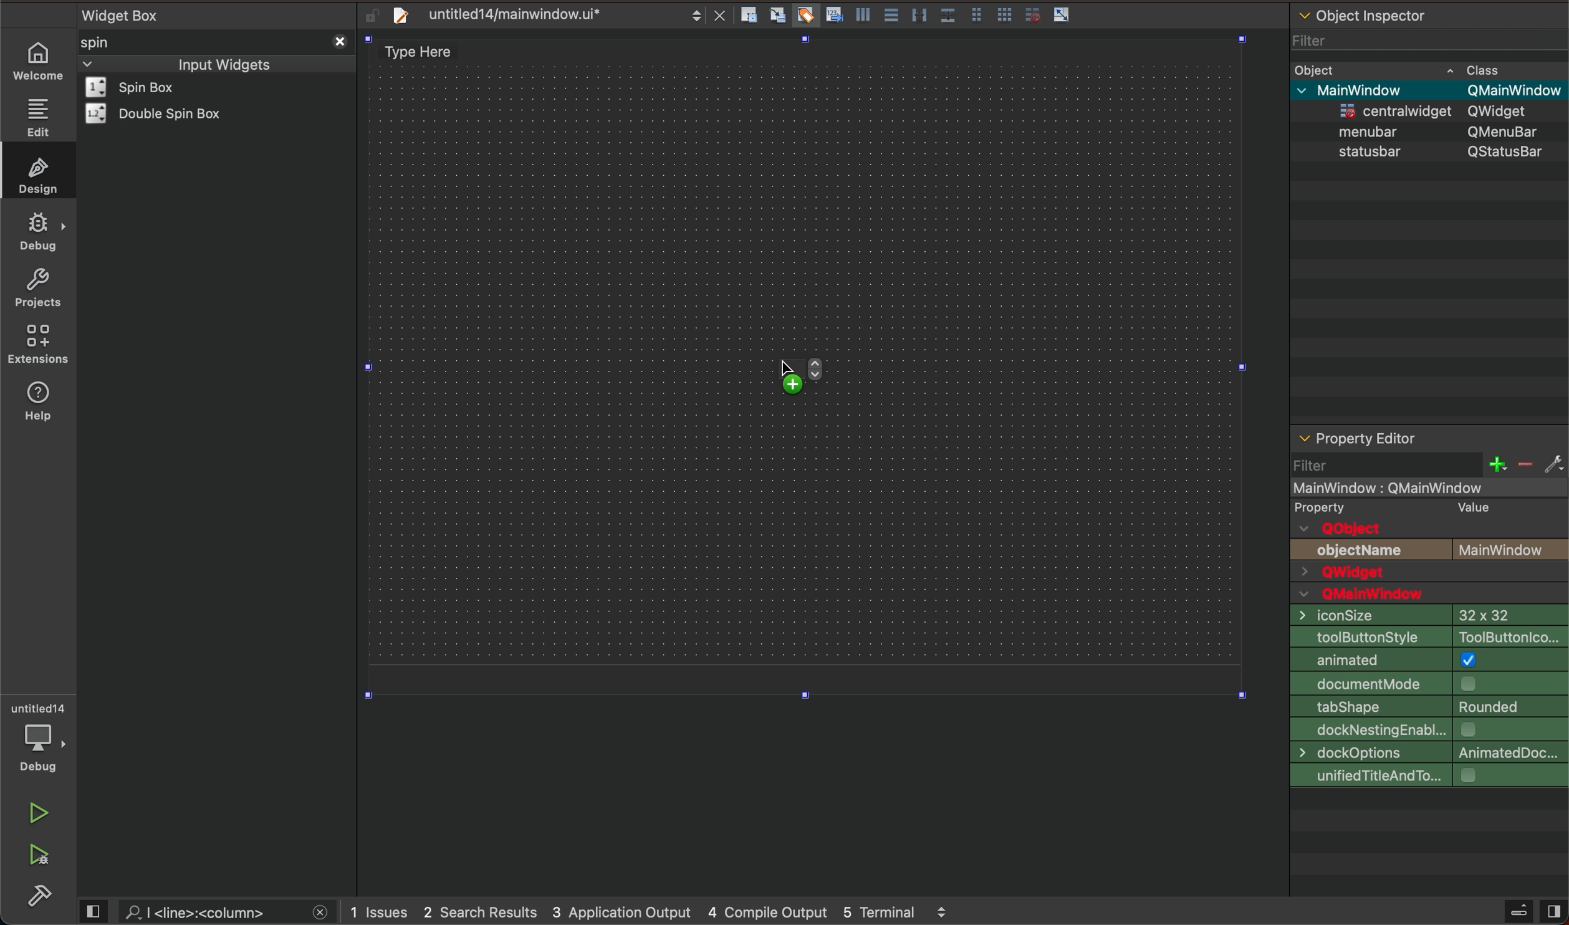 The image size is (1569, 925). I want to click on design area, so click(426, 52).